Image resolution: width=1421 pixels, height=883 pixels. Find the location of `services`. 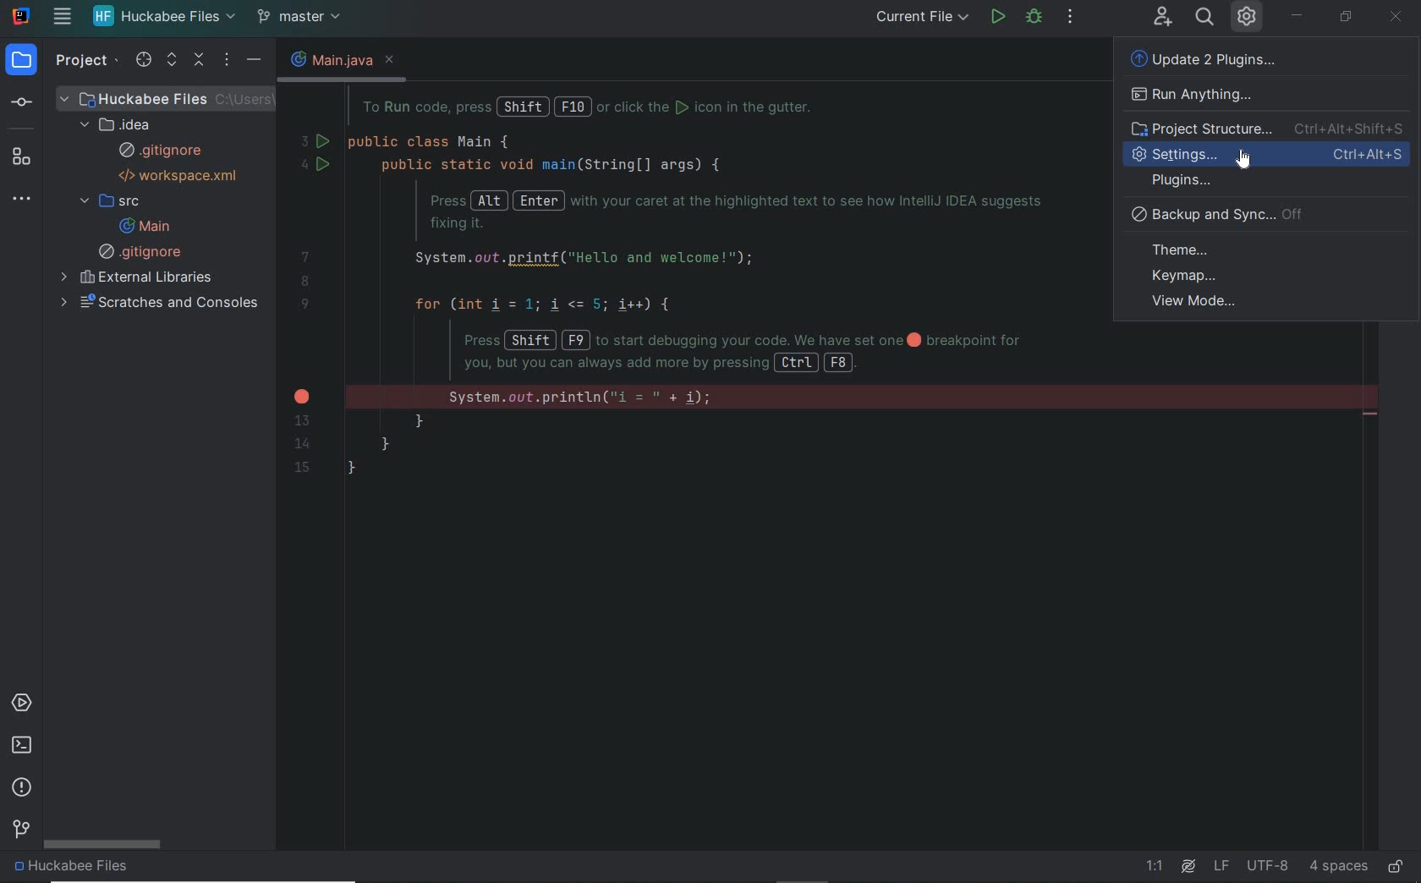

services is located at coordinates (25, 703).